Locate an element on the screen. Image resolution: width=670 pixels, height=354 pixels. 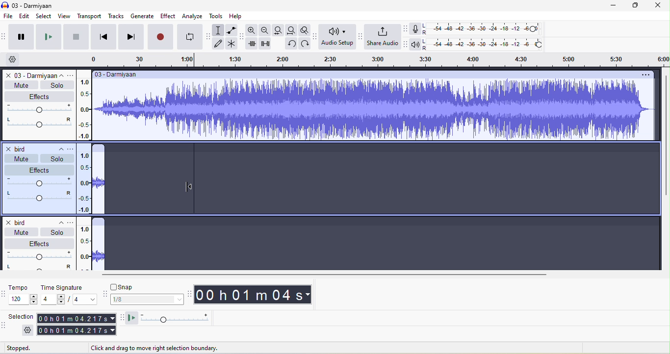
bird is located at coordinates (19, 149).